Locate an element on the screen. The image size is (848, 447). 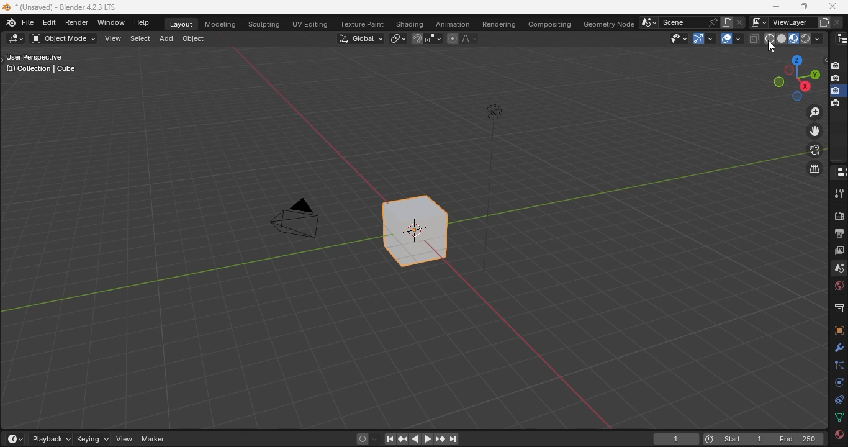
select is located at coordinates (141, 39).